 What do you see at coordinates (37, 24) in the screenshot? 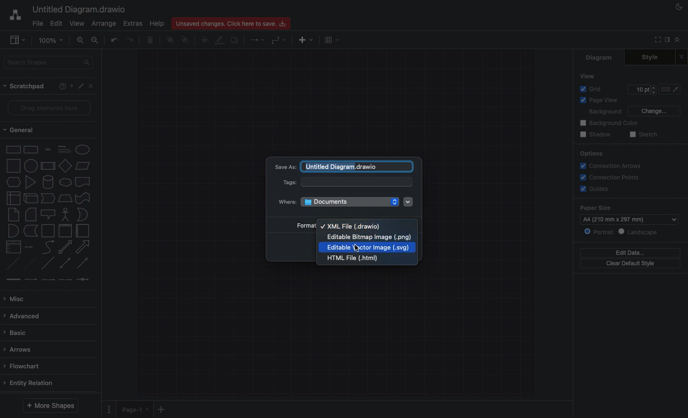
I see `File` at bounding box center [37, 24].